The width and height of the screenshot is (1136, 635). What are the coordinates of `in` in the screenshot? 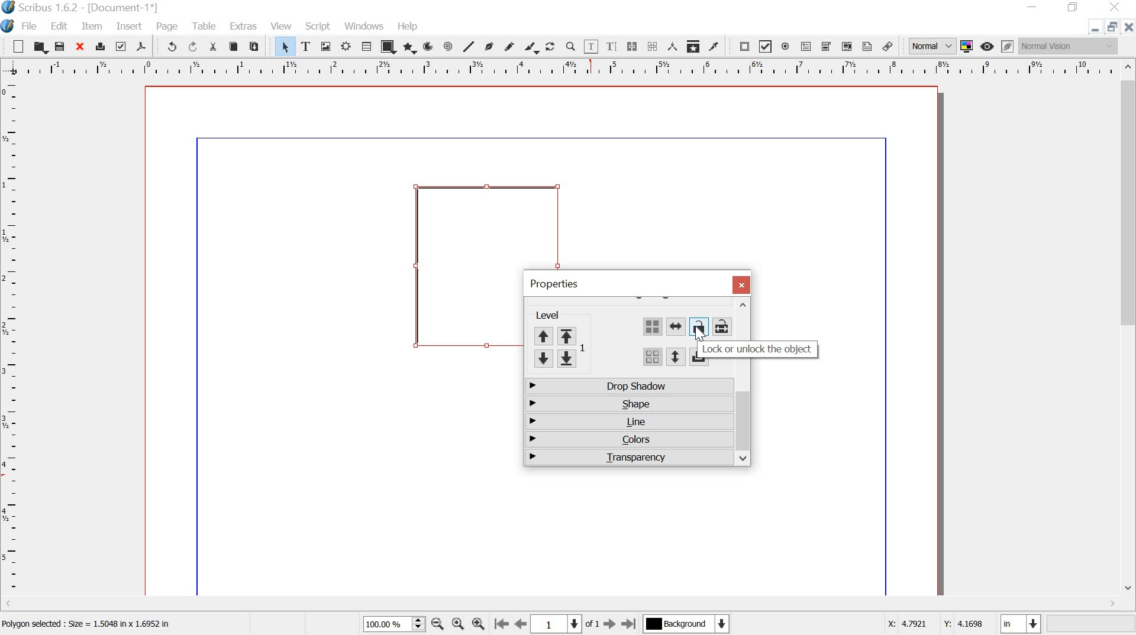 It's located at (1019, 623).